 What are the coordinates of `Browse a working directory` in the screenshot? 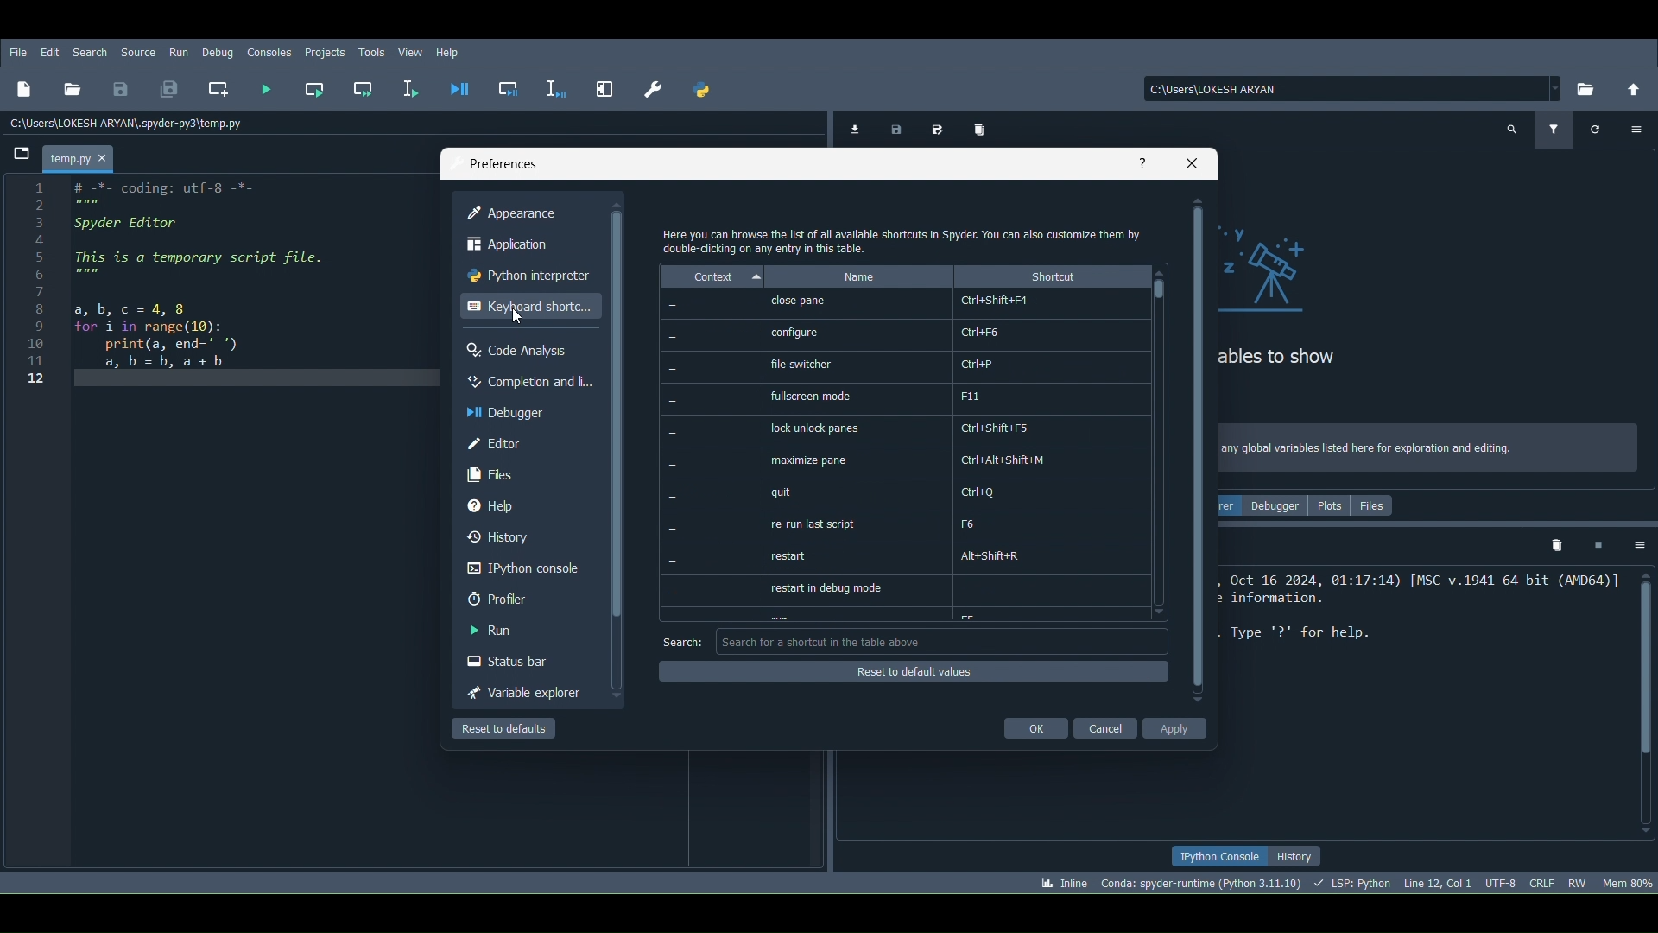 It's located at (1586, 85).